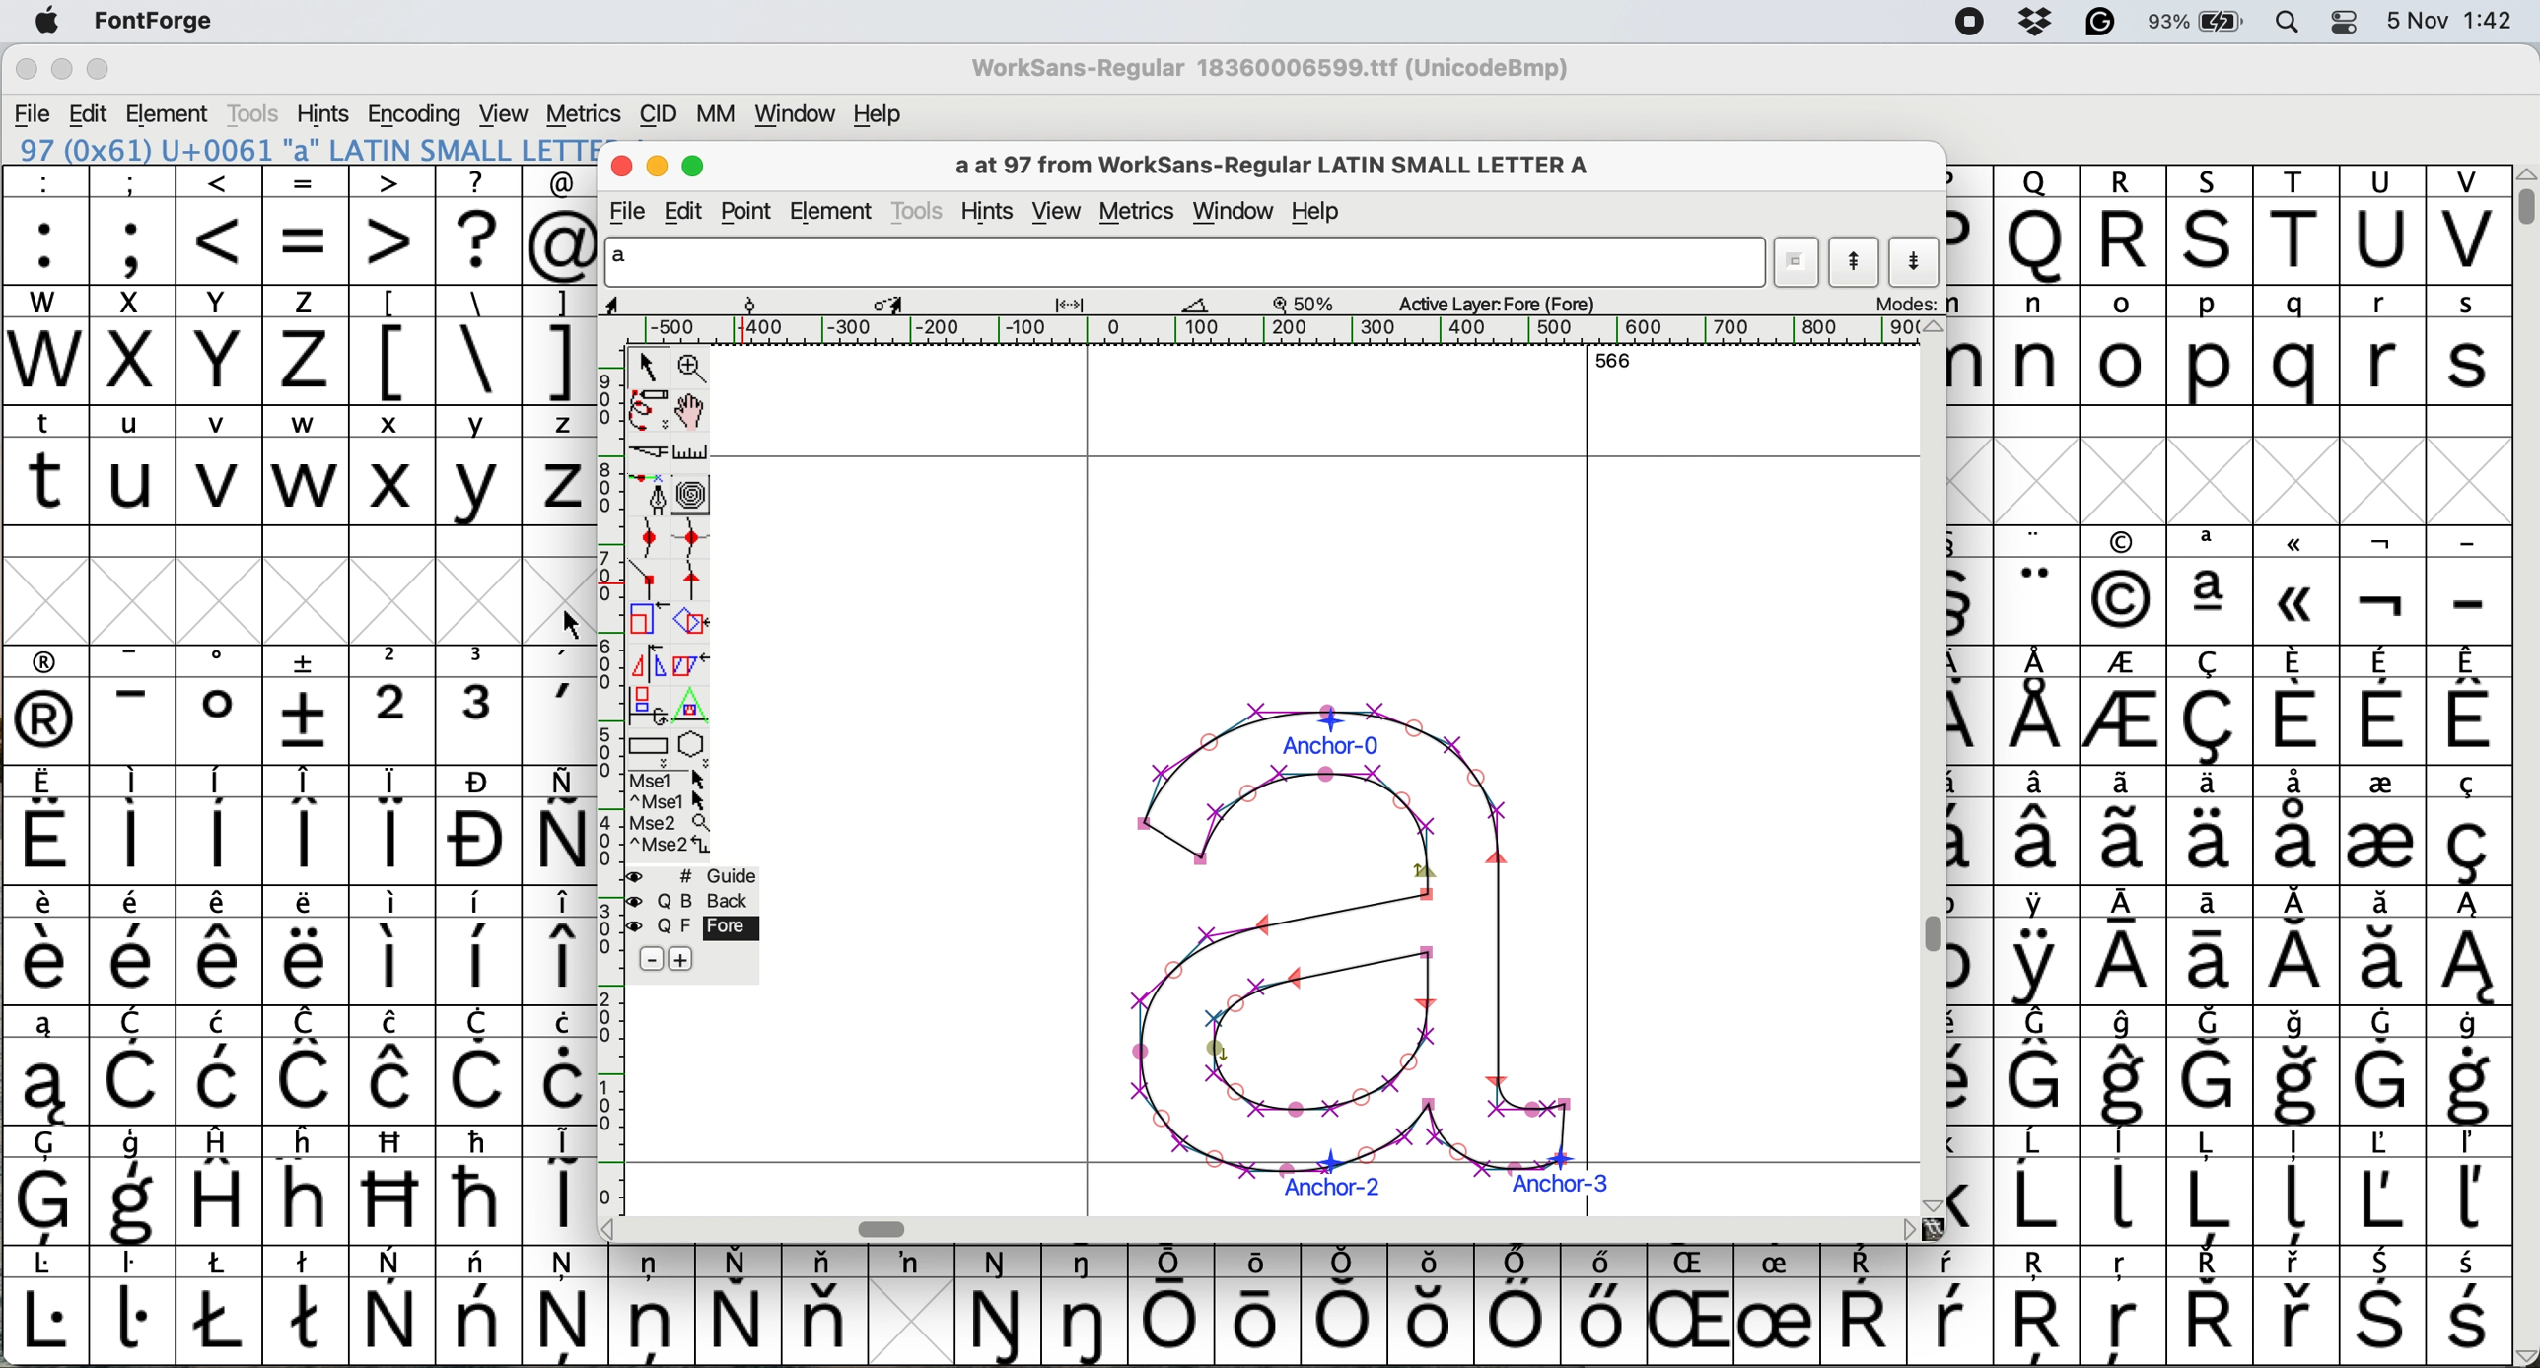 Image resolution: width=2540 pixels, height=1368 pixels. Describe the element at coordinates (2383, 1064) in the screenshot. I see `symbol` at that location.